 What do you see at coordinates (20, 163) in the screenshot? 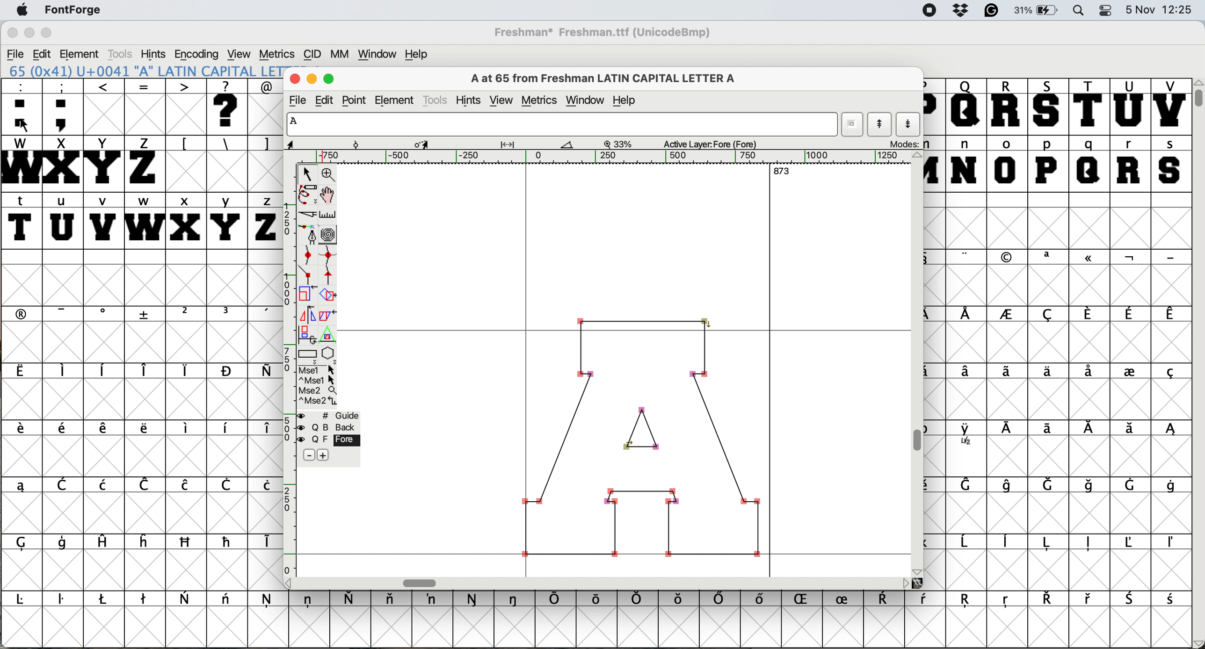
I see `W` at bounding box center [20, 163].